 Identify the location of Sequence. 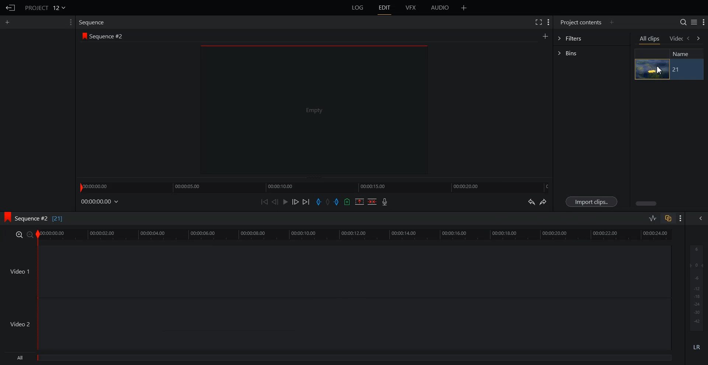
(93, 22).